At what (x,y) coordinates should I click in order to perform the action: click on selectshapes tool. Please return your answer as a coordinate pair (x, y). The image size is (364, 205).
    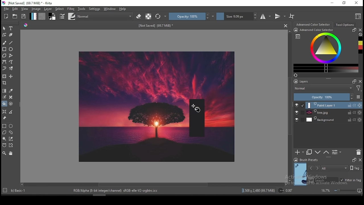
    Looking at the image, I should click on (4, 28).